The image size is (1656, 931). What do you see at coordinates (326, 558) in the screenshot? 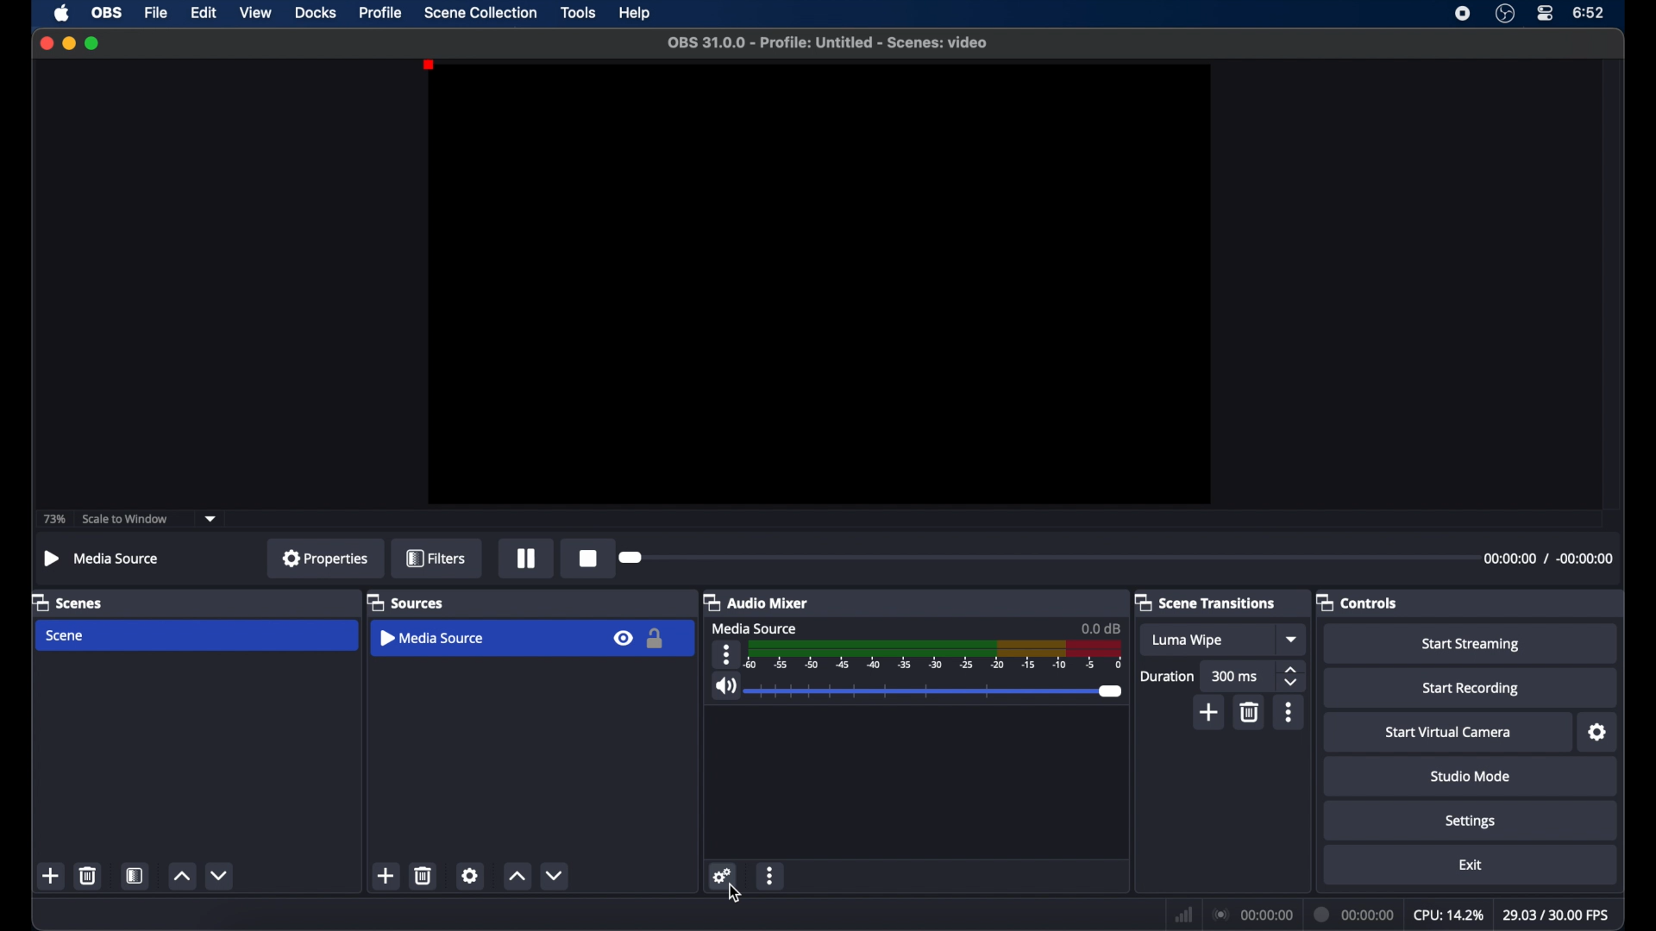
I see `properties` at bounding box center [326, 558].